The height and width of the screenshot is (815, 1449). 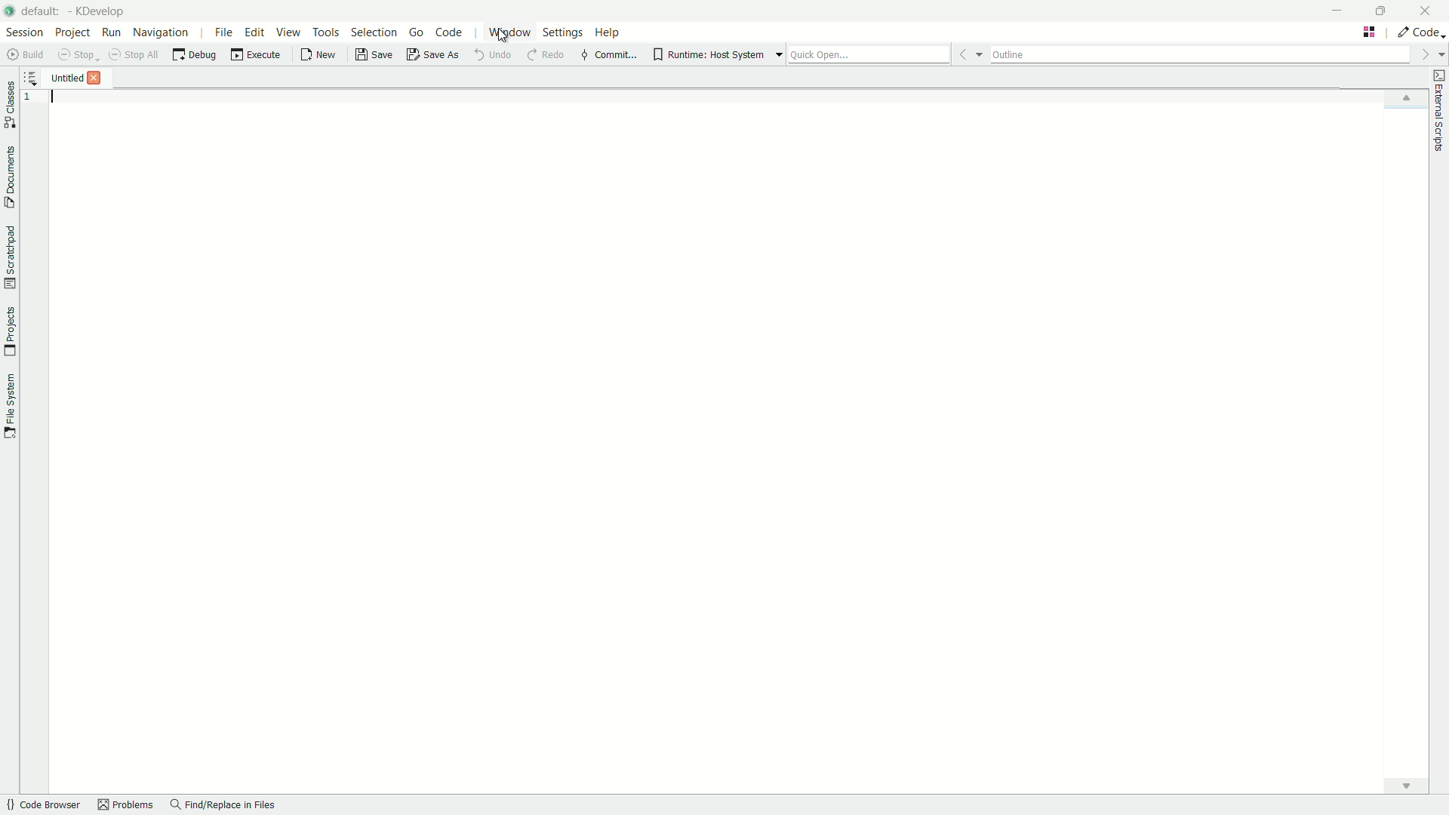 What do you see at coordinates (66, 80) in the screenshot?
I see `file name` at bounding box center [66, 80].